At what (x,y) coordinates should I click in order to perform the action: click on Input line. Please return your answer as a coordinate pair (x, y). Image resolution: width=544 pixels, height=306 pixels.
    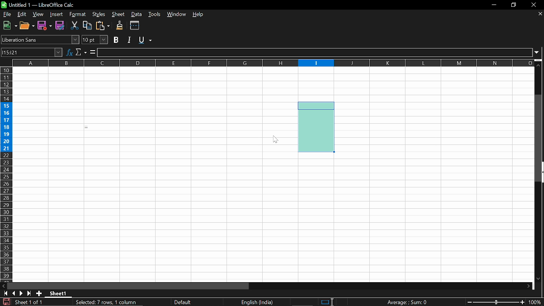
    Looking at the image, I should click on (315, 53).